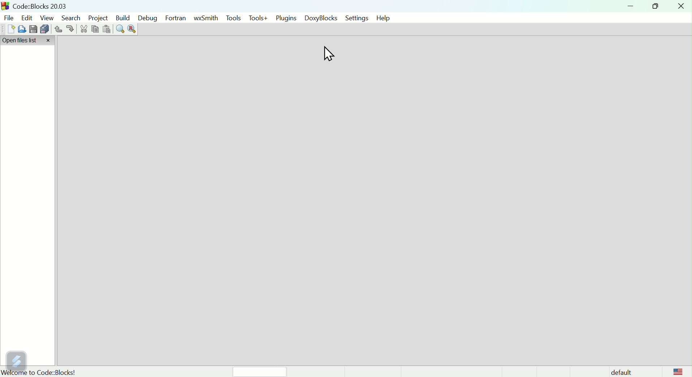  Describe the element at coordinates (176, 18) in the screenshot. I see `Fortran` at that location.